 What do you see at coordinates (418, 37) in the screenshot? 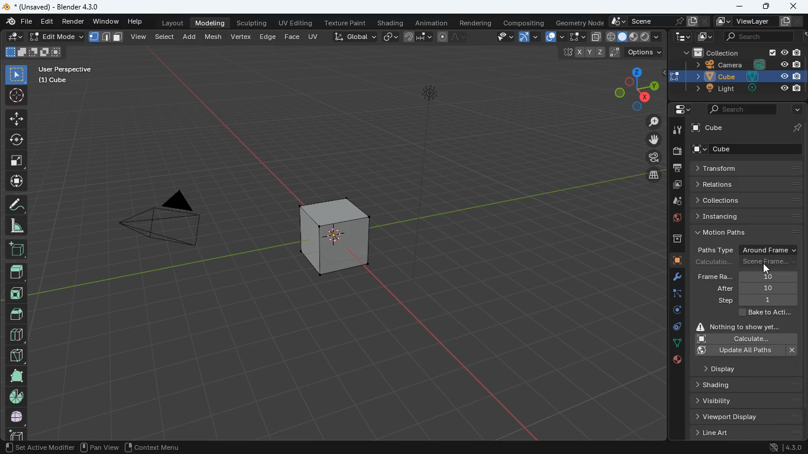
I see `join` at bounding box center [418, 37].